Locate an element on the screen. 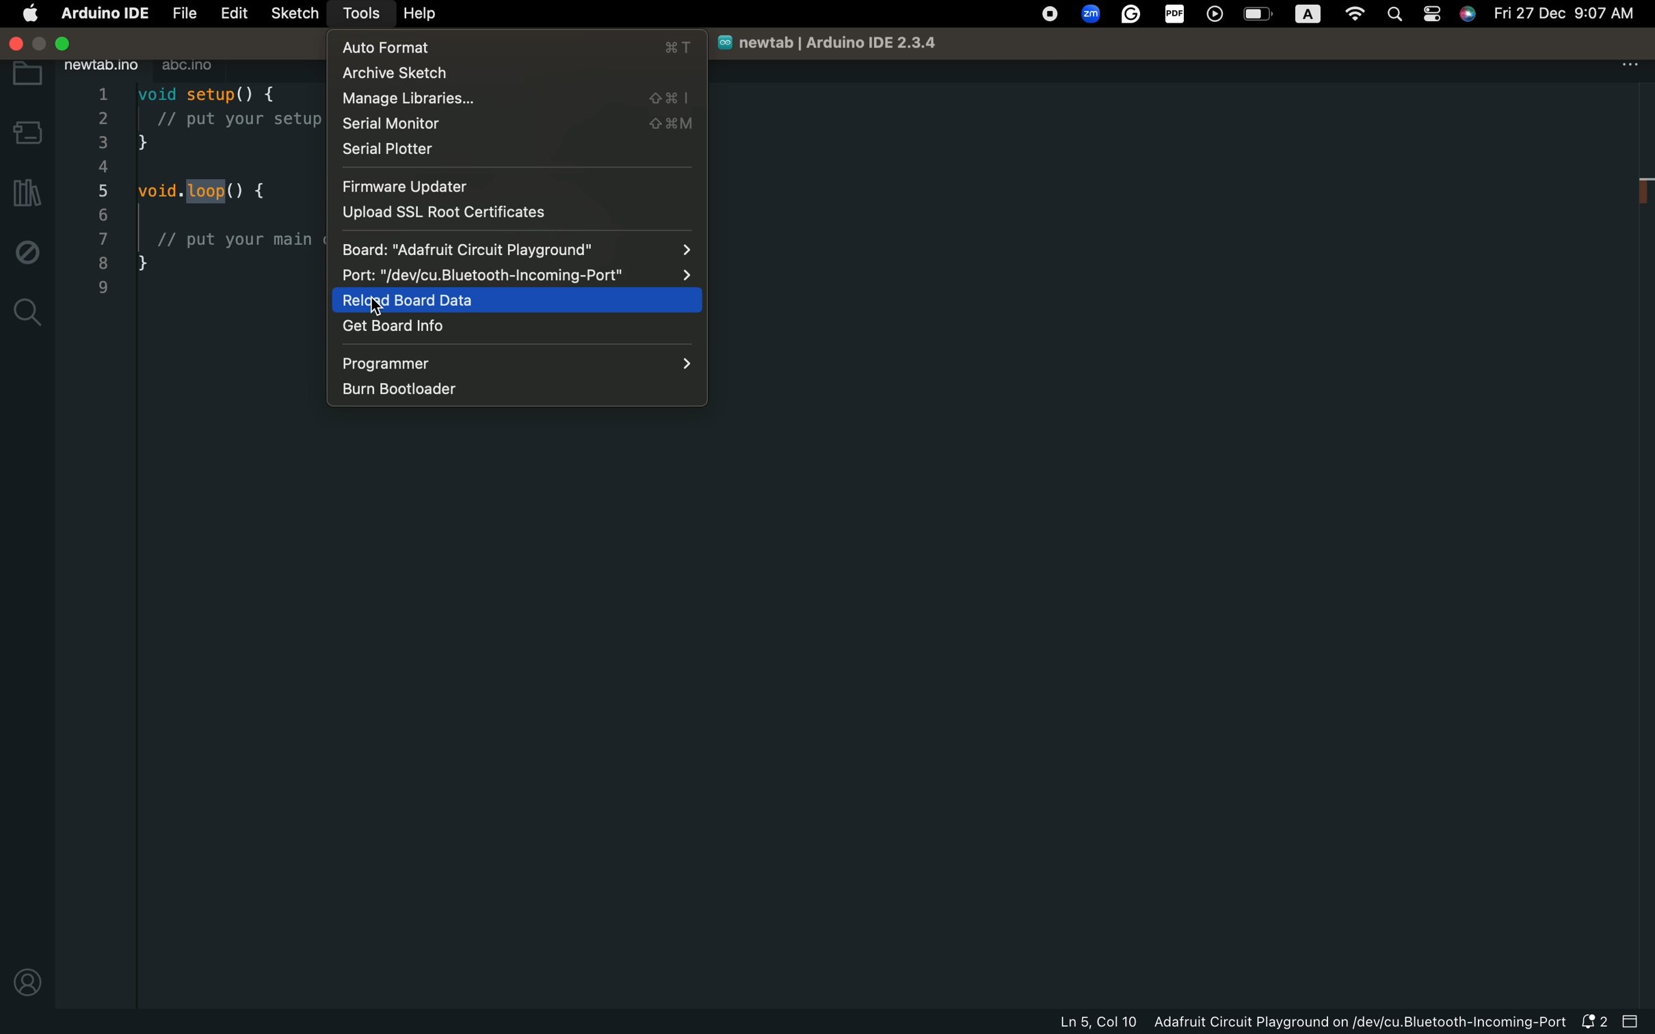 The height and width of the screenshot is (1034, 1655). 8 is located at coordinates (103, 262).